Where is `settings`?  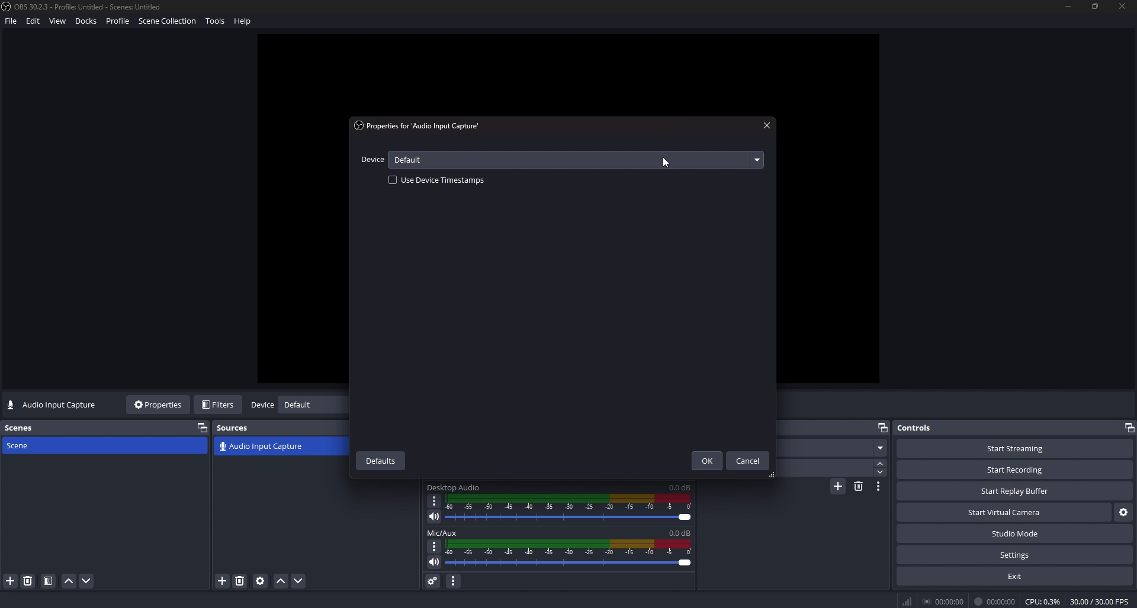
settings is located at coordinates (1014, 555).